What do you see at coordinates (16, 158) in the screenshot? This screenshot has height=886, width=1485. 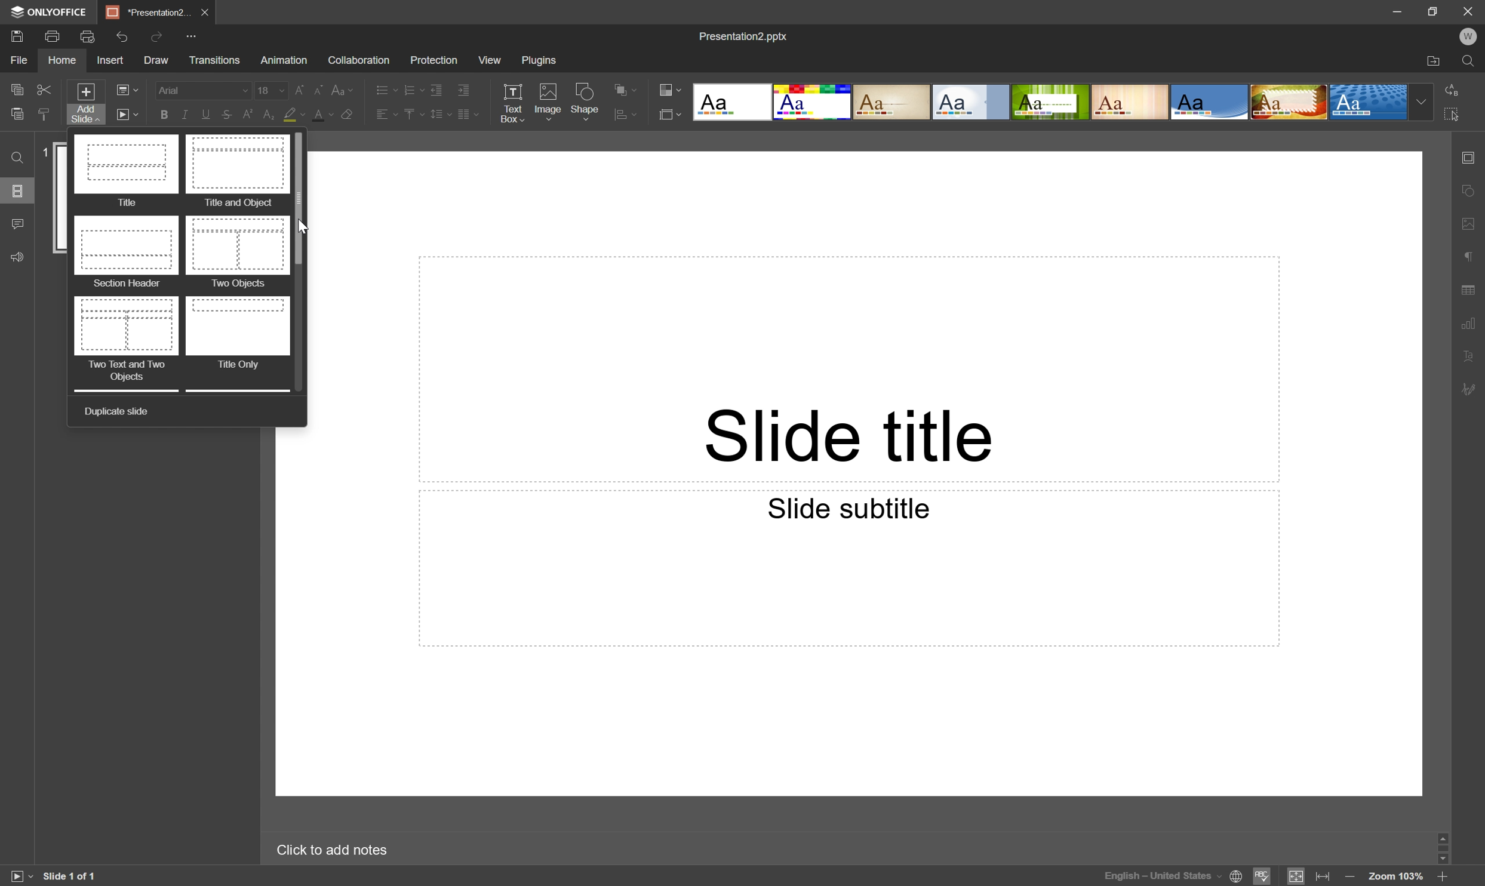 I see `Find` at bounding box center [16, 158].